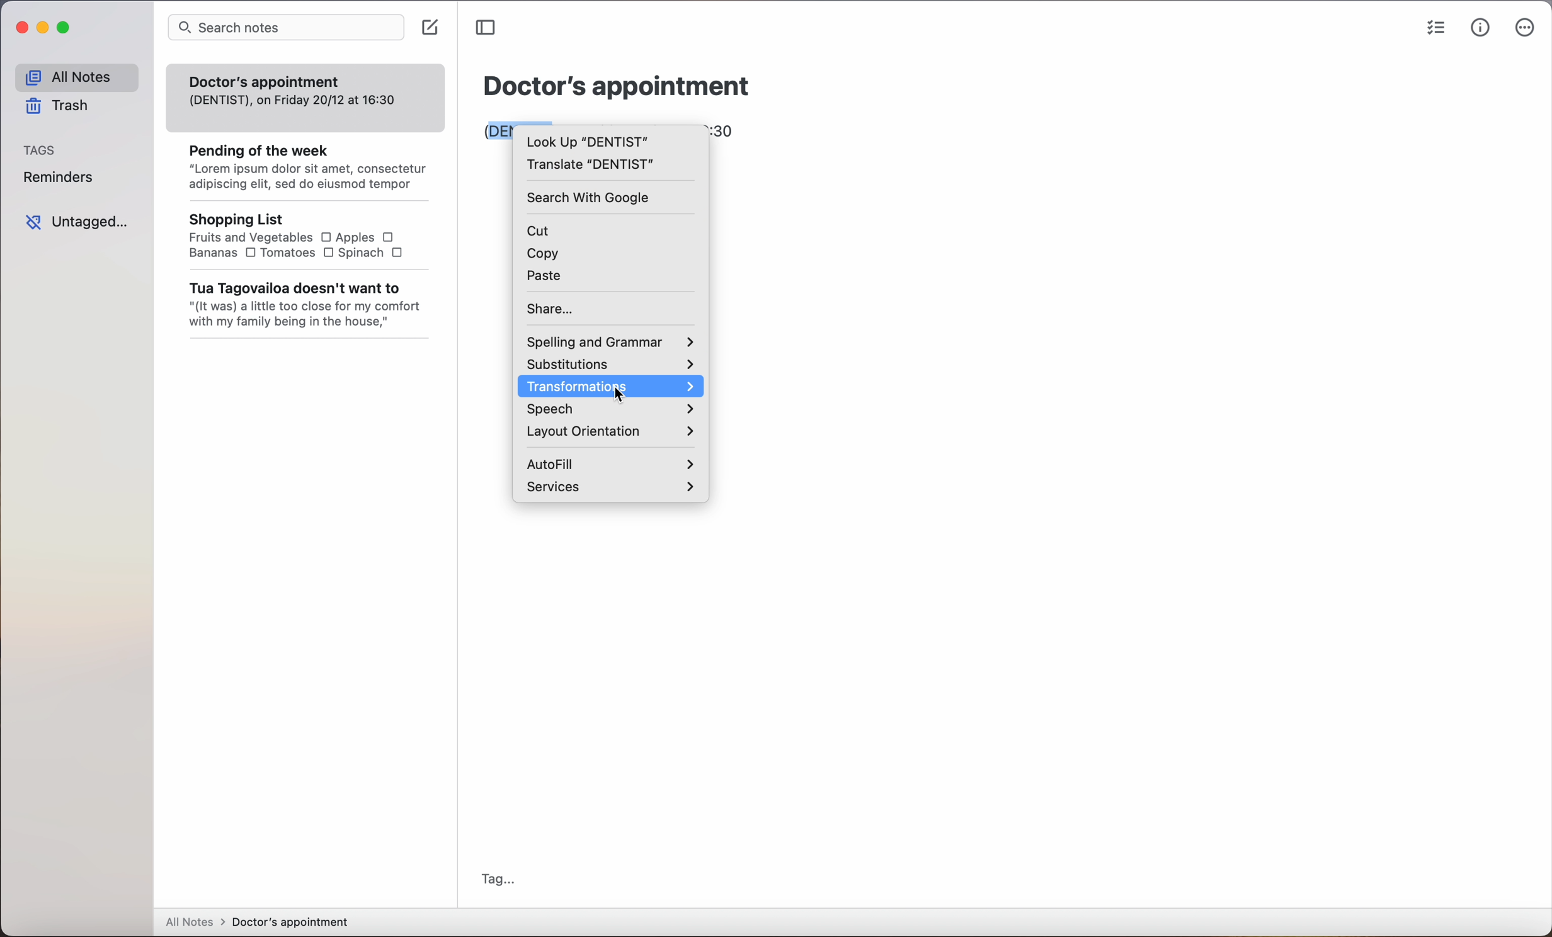 The width and height of the screenshot is (1552, 937). What do you see at coordinates (591, 166) in the screenshot?
I see `translate dentist` at bounding box center [591, 166].